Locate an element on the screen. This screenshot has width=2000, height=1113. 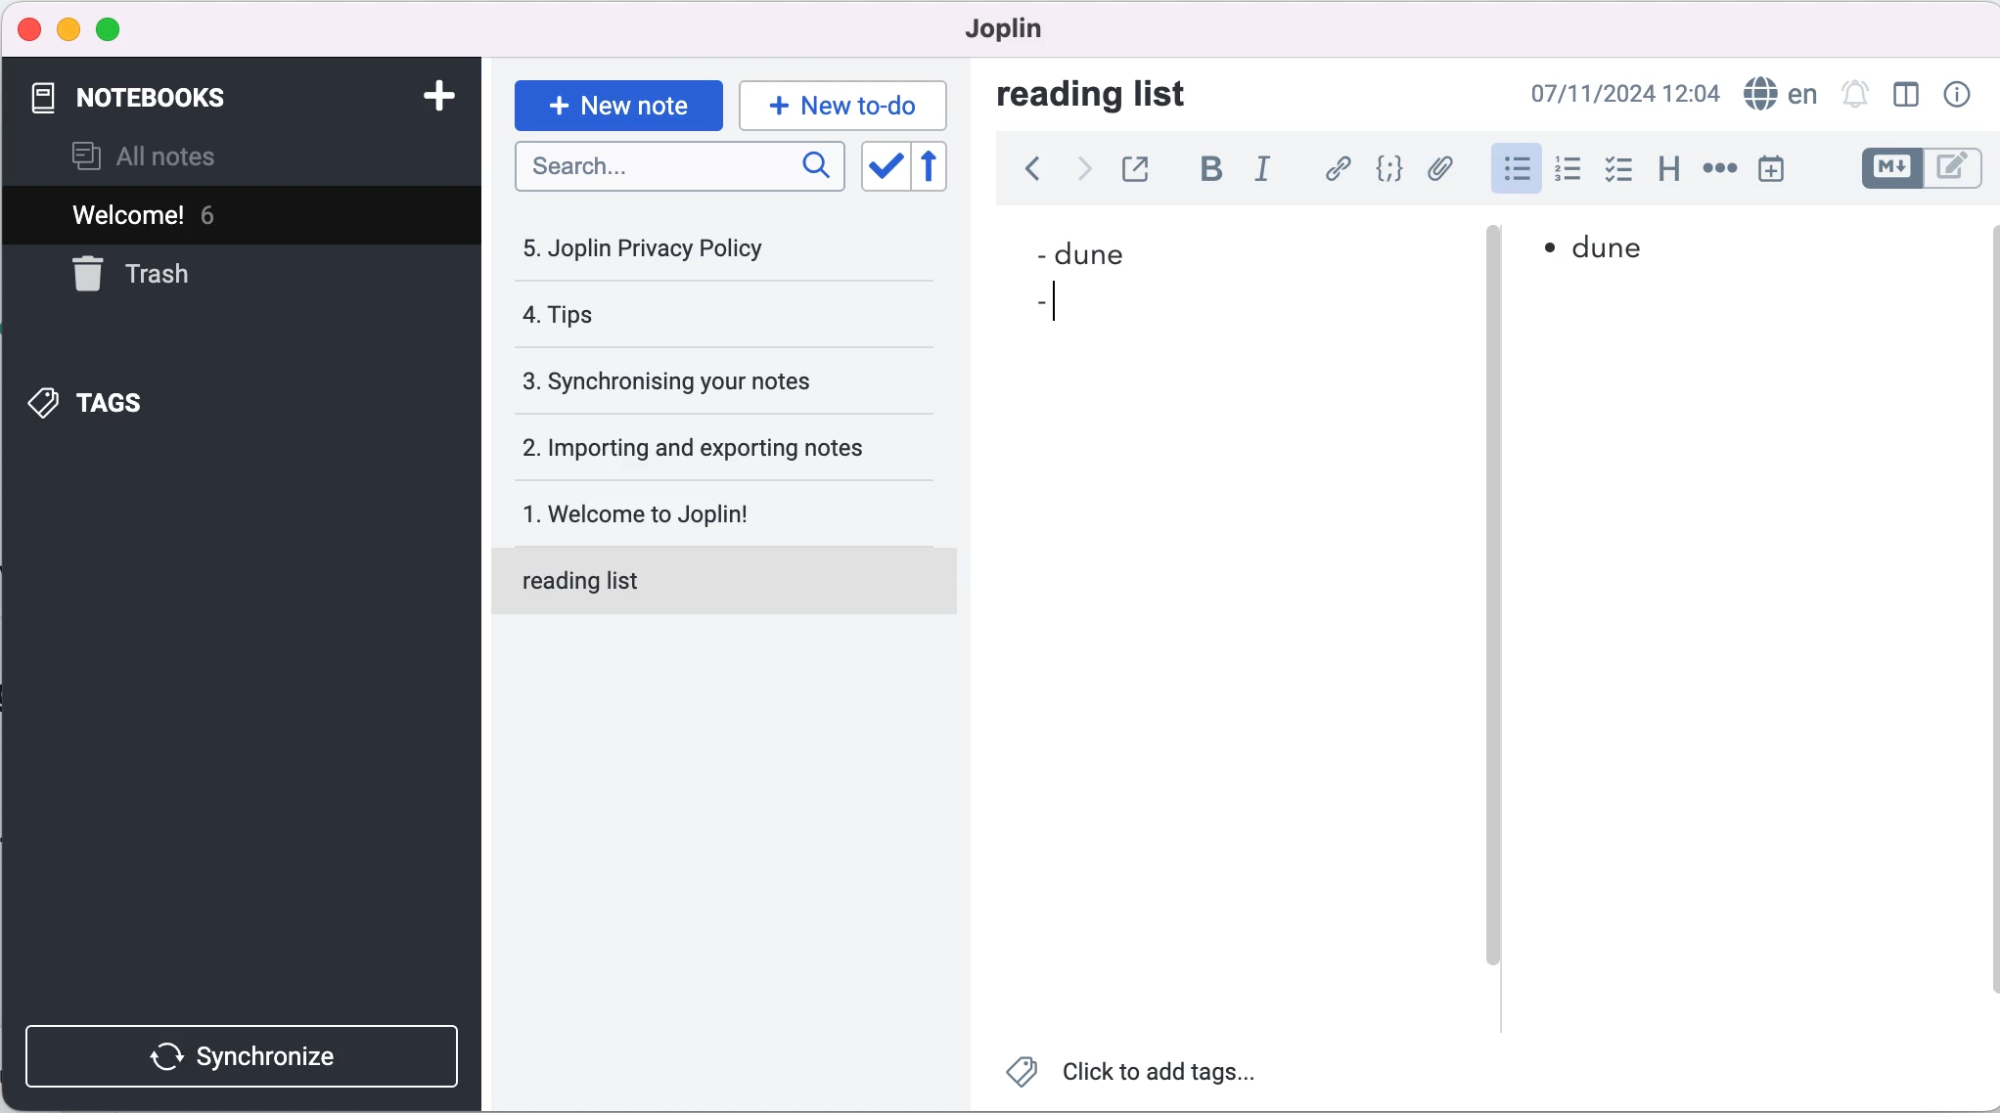
dune is located at coordinates (1148, 250).